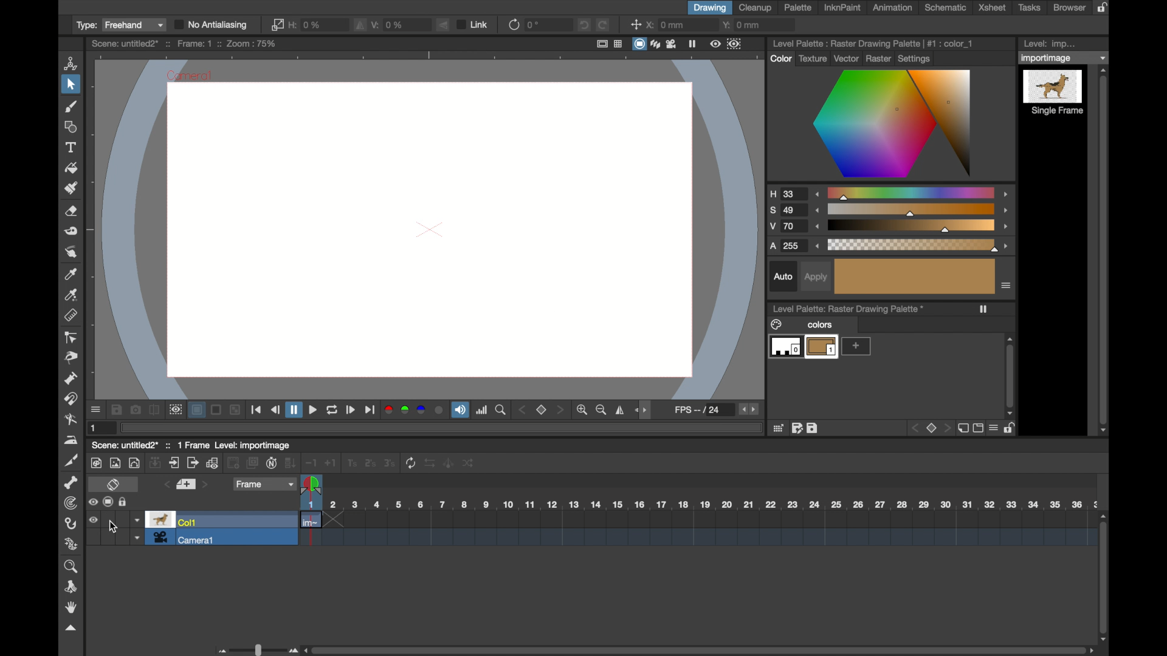  Describe the element at coordinates (513, 25) in the screenshot. I see `refresh` at that location.